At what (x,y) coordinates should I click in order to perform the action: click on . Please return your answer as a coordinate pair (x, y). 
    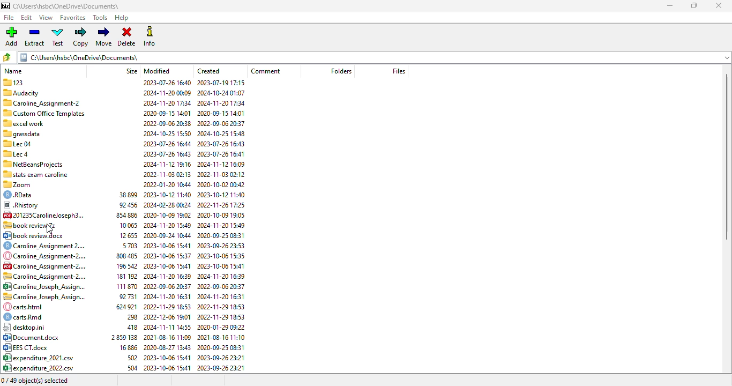
    Looking at the image, I should click on (21, 133).